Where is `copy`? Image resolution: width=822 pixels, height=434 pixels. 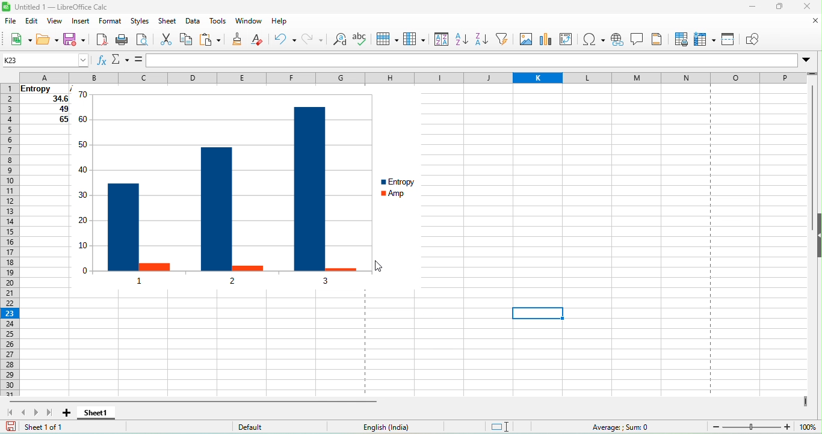
copy is located at coordinates (188, 40).